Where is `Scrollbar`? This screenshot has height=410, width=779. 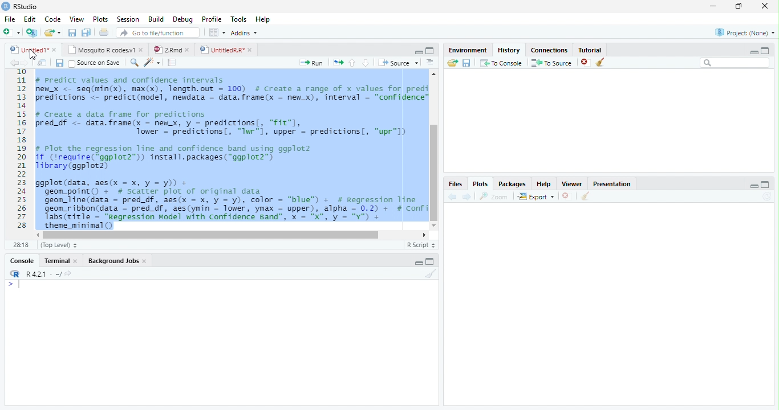
Scrollbar is located at coordinates (434, 150).